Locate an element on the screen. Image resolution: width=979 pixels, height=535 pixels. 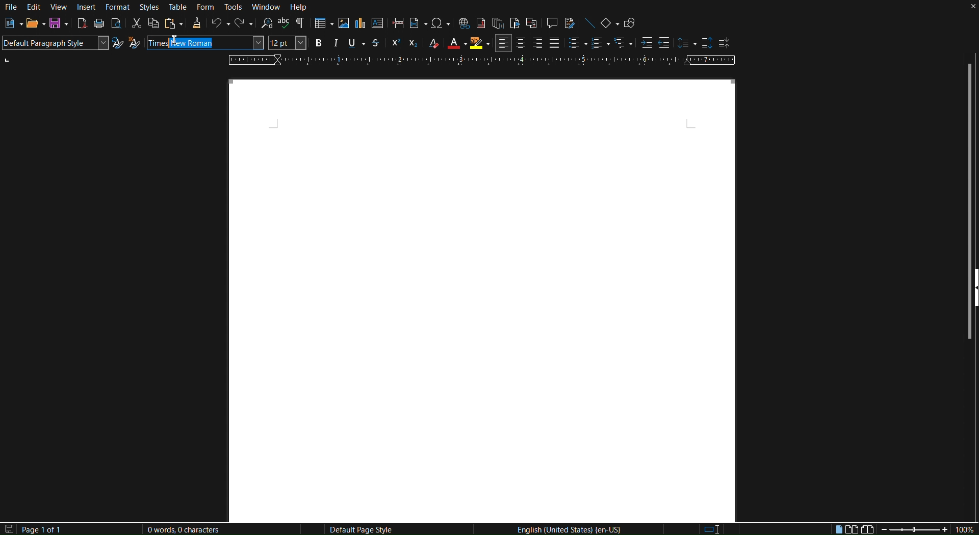
Font name is located at coordinates (249, 43).